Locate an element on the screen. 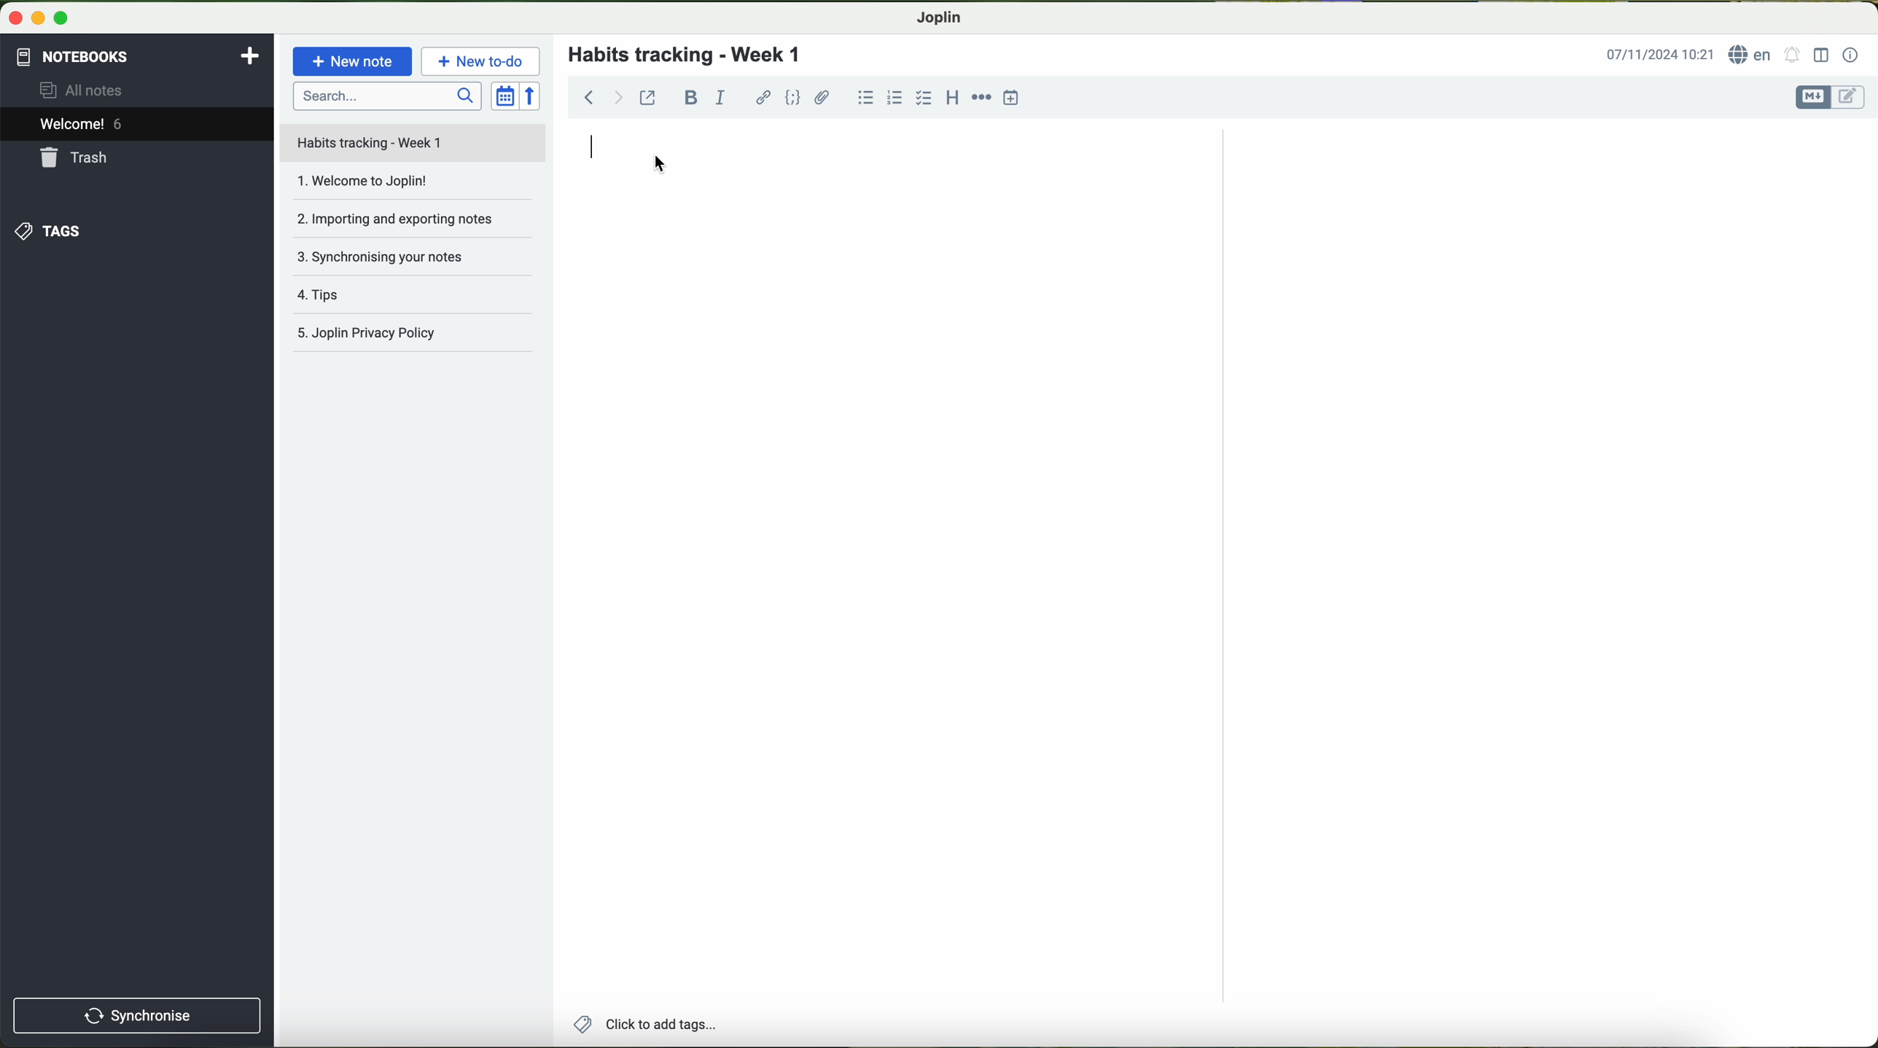  forward is located at coordinates (618, 97).